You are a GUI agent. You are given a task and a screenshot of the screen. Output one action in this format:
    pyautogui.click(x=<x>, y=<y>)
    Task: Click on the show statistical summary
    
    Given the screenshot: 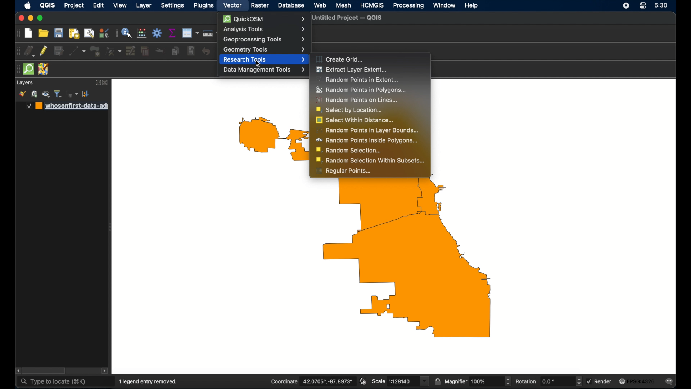 What is the action you would take?
    pyautogui.click(x=172, y=33)
    